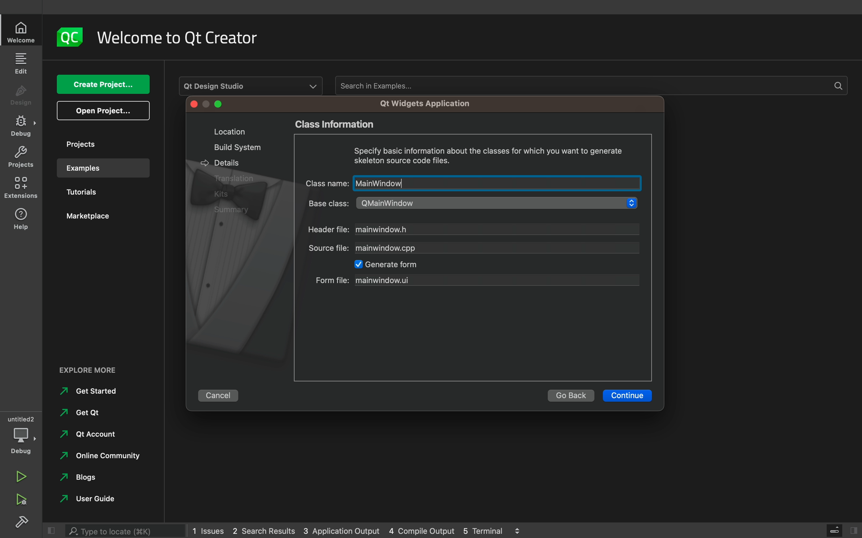 The height and width of the screenshot is (538, 862). What do you see at coordinates (477, 279) in the screenshot?
I see `Form file: mainwindow.ui` at bounding box center [477, 279].